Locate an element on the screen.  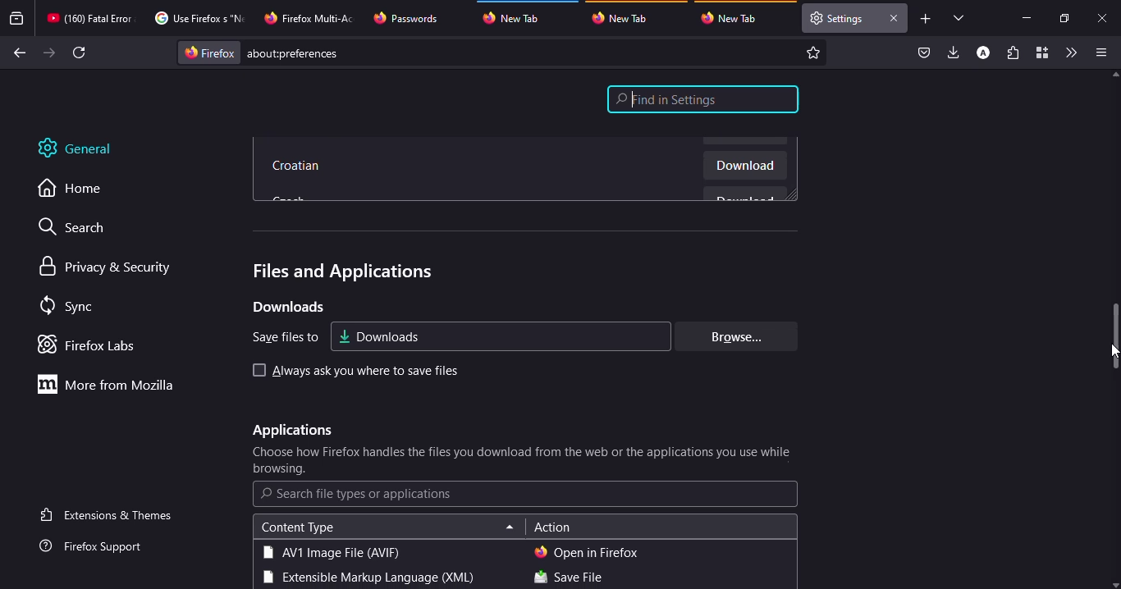
tab is located at coordinates (838, 18).